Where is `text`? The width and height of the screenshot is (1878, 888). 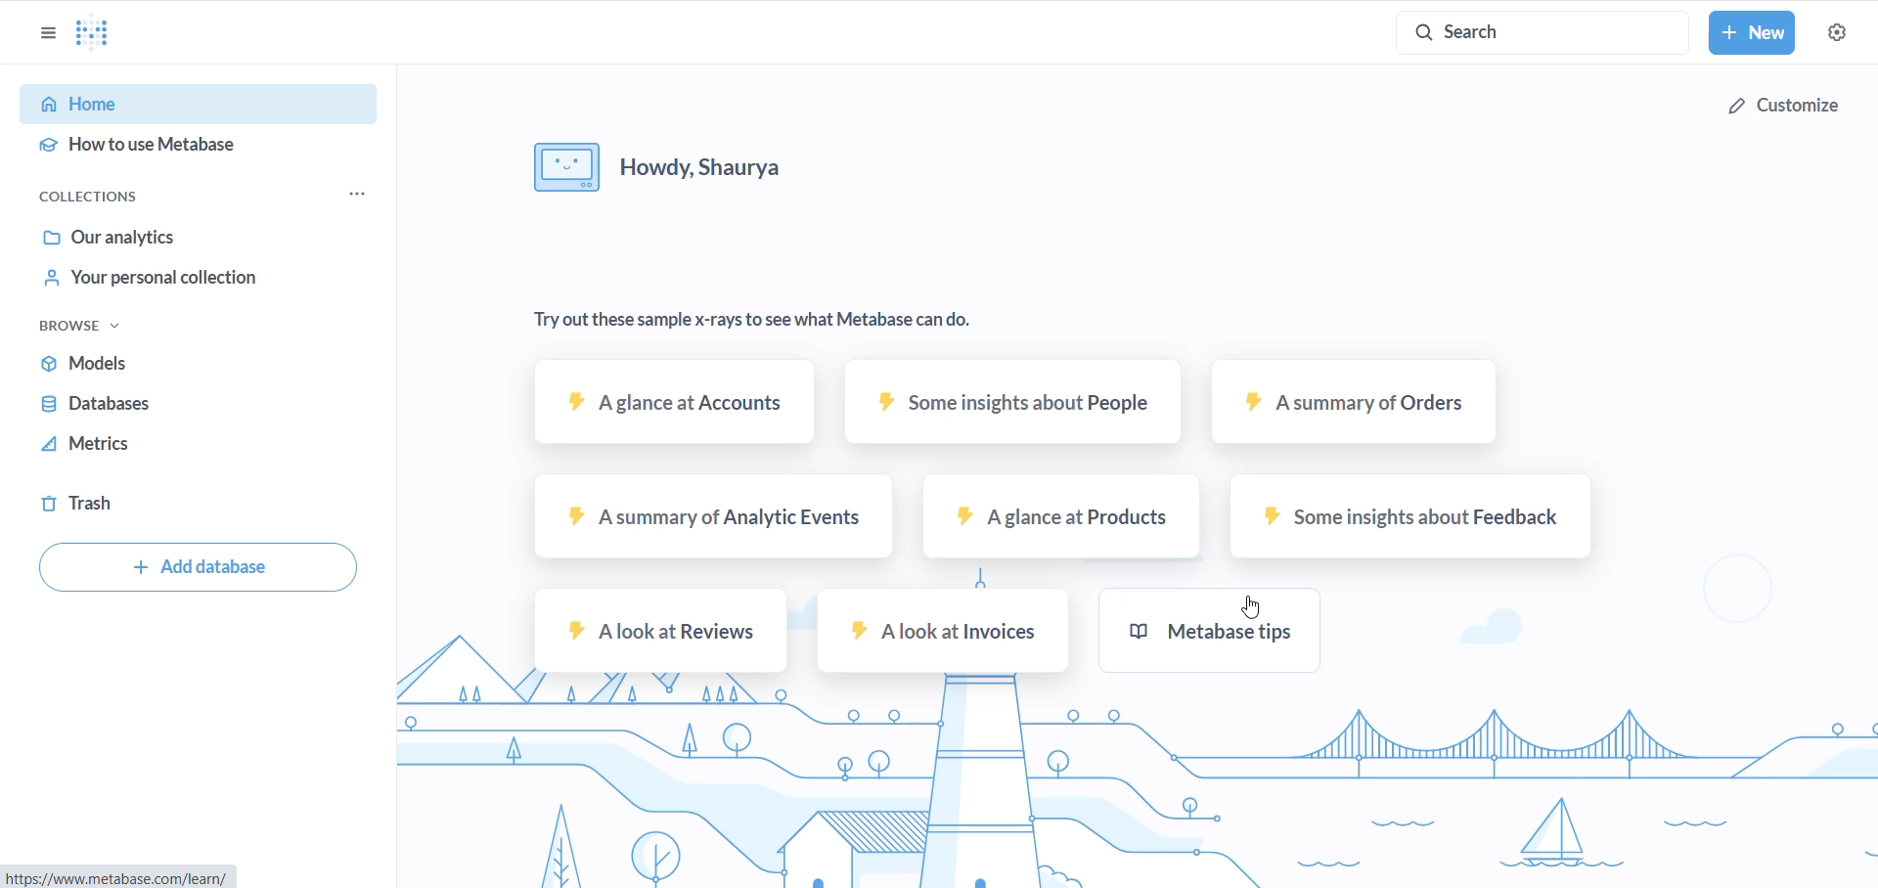 text is located at coordinates (761, 317).